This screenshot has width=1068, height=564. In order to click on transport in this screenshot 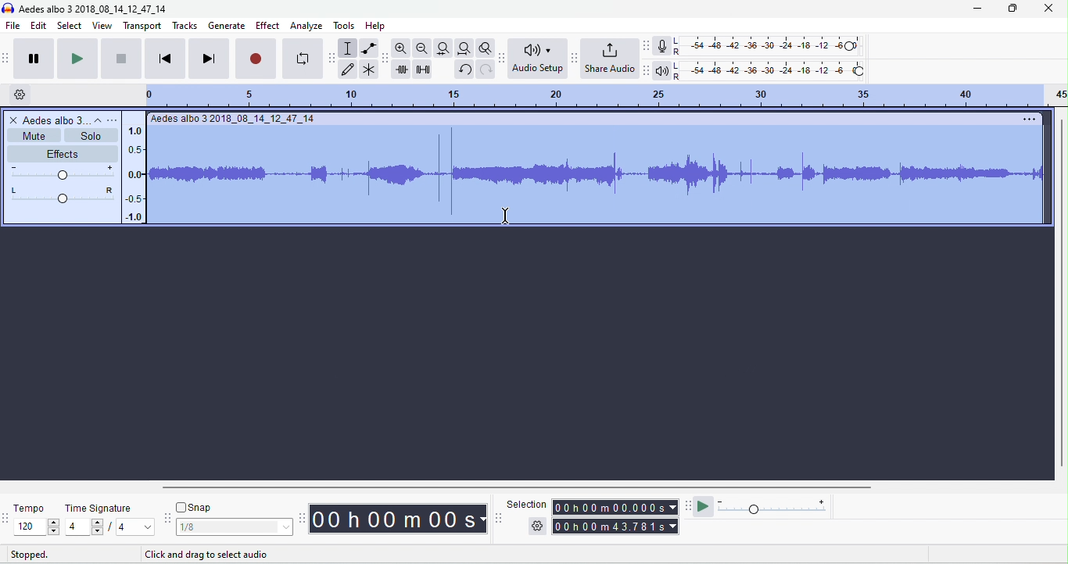, I will do `click(141, 26)`.